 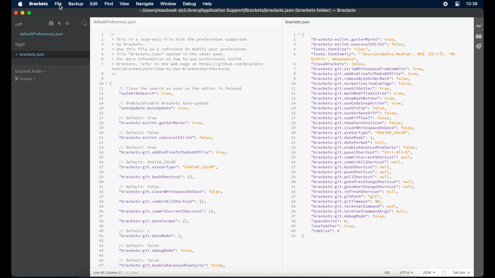 I want to click on minimize, so click(x=23, y=13).